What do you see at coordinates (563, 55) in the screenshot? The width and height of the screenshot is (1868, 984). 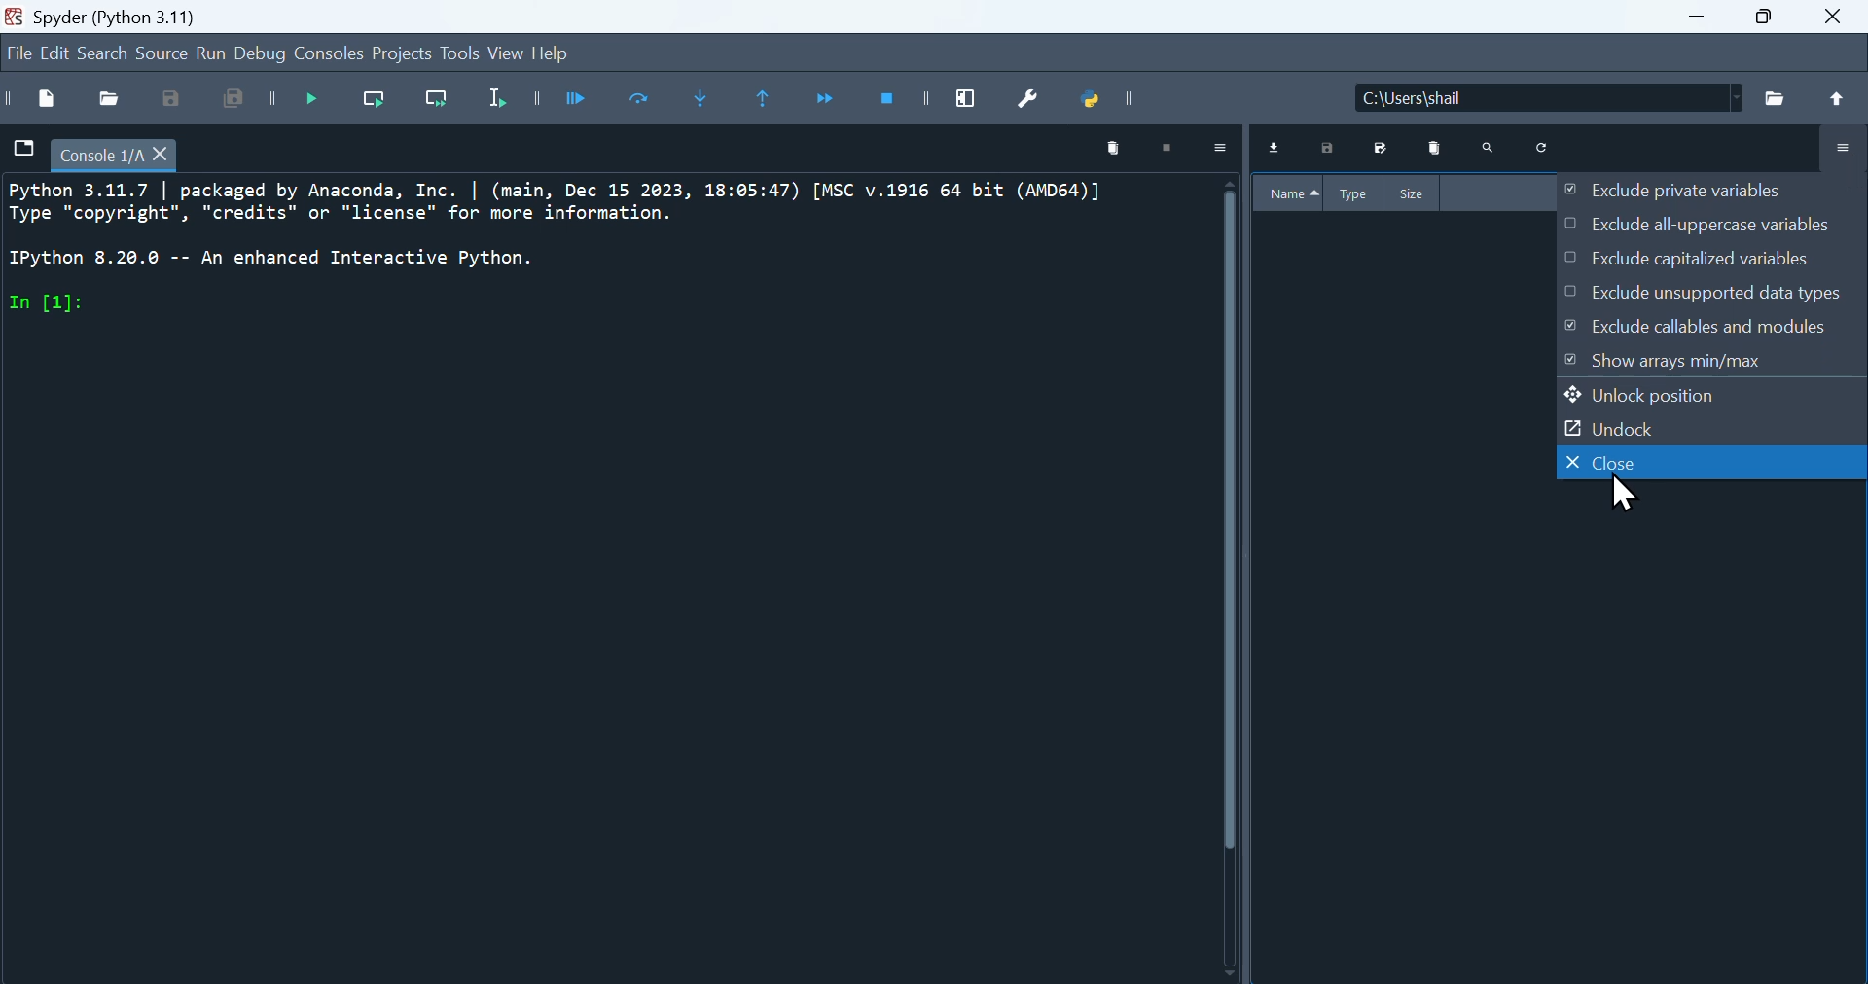 I see `Help` at bounding box center [563, 55].